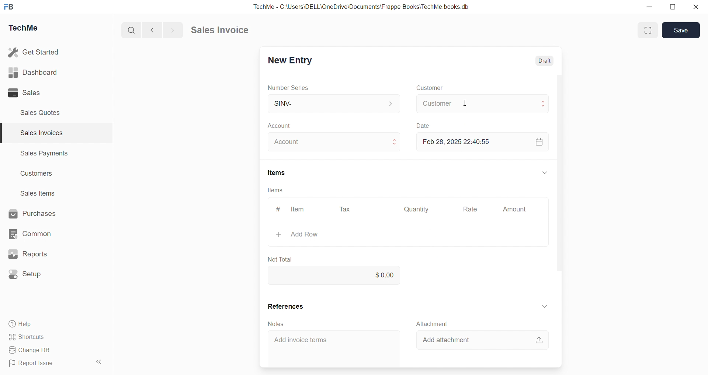  Describe the element at coordinates (545, 172) in the screenshot. I see `down` at that location.